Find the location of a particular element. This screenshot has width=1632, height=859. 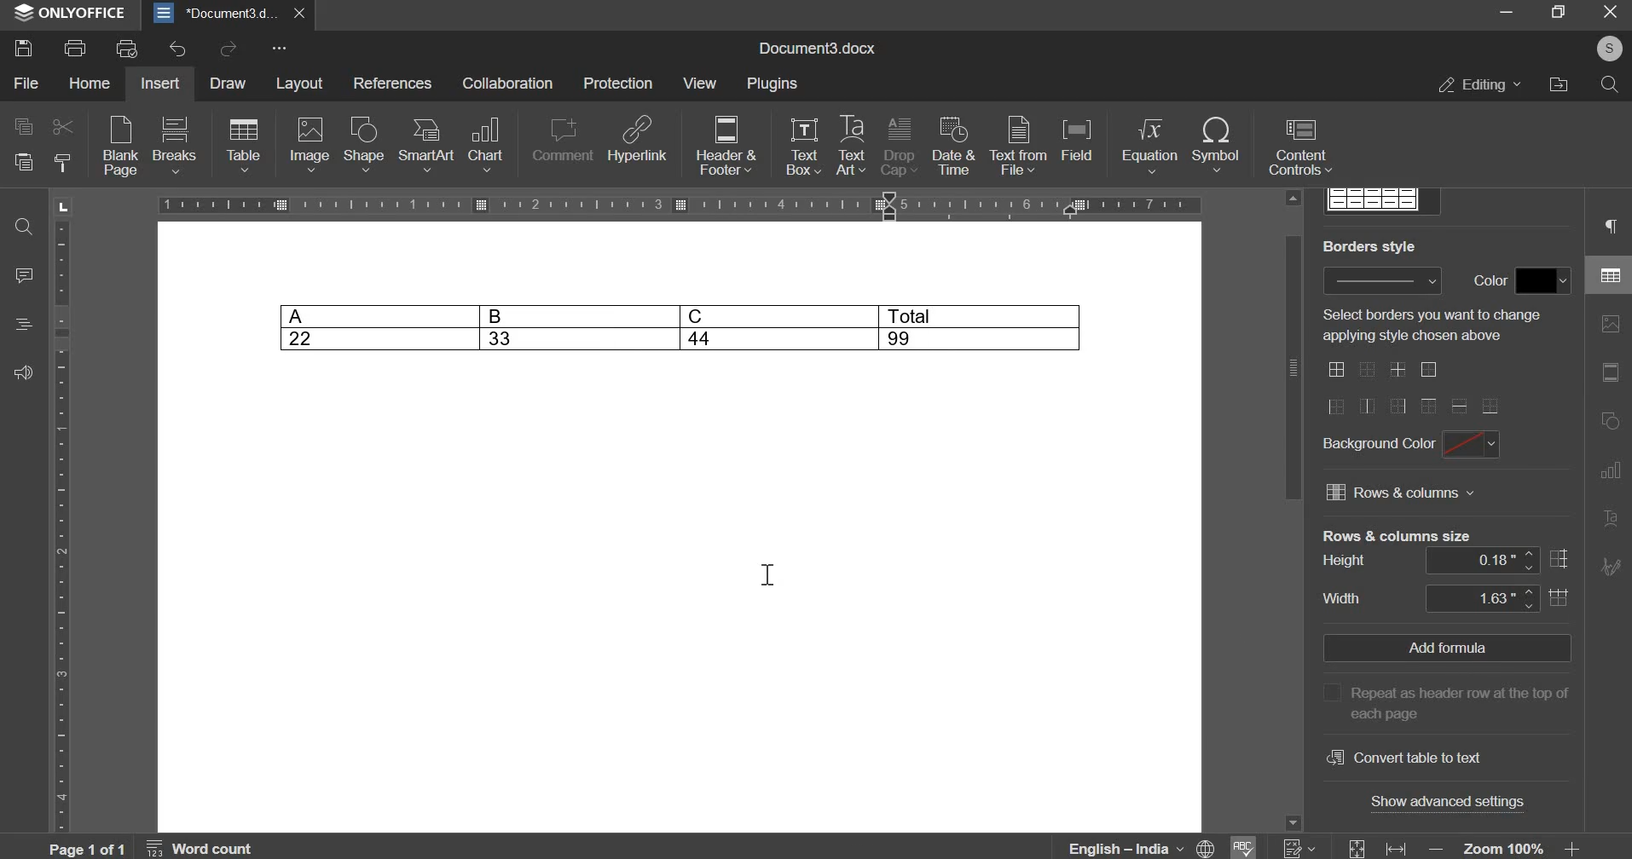

collaboration is located at coordinates (512, 84).